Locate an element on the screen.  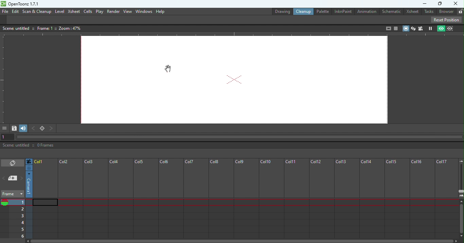
Soundtrack is located at coordinates (23, 127).